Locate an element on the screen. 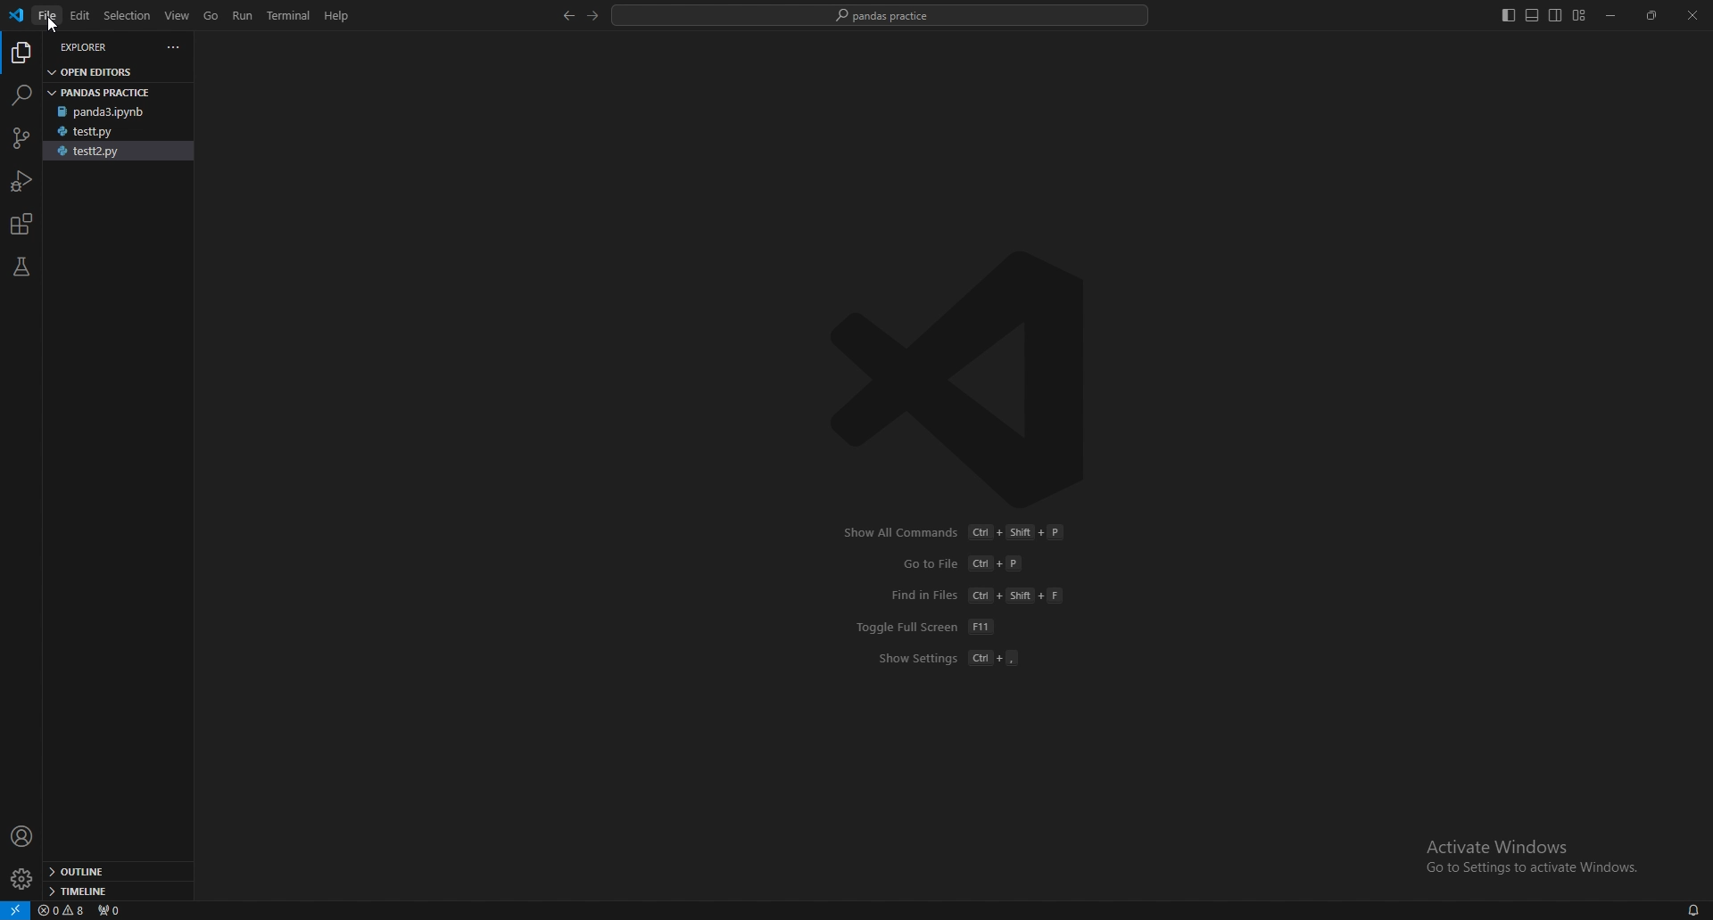  toggle panel is located at coordinates (1532, 16).